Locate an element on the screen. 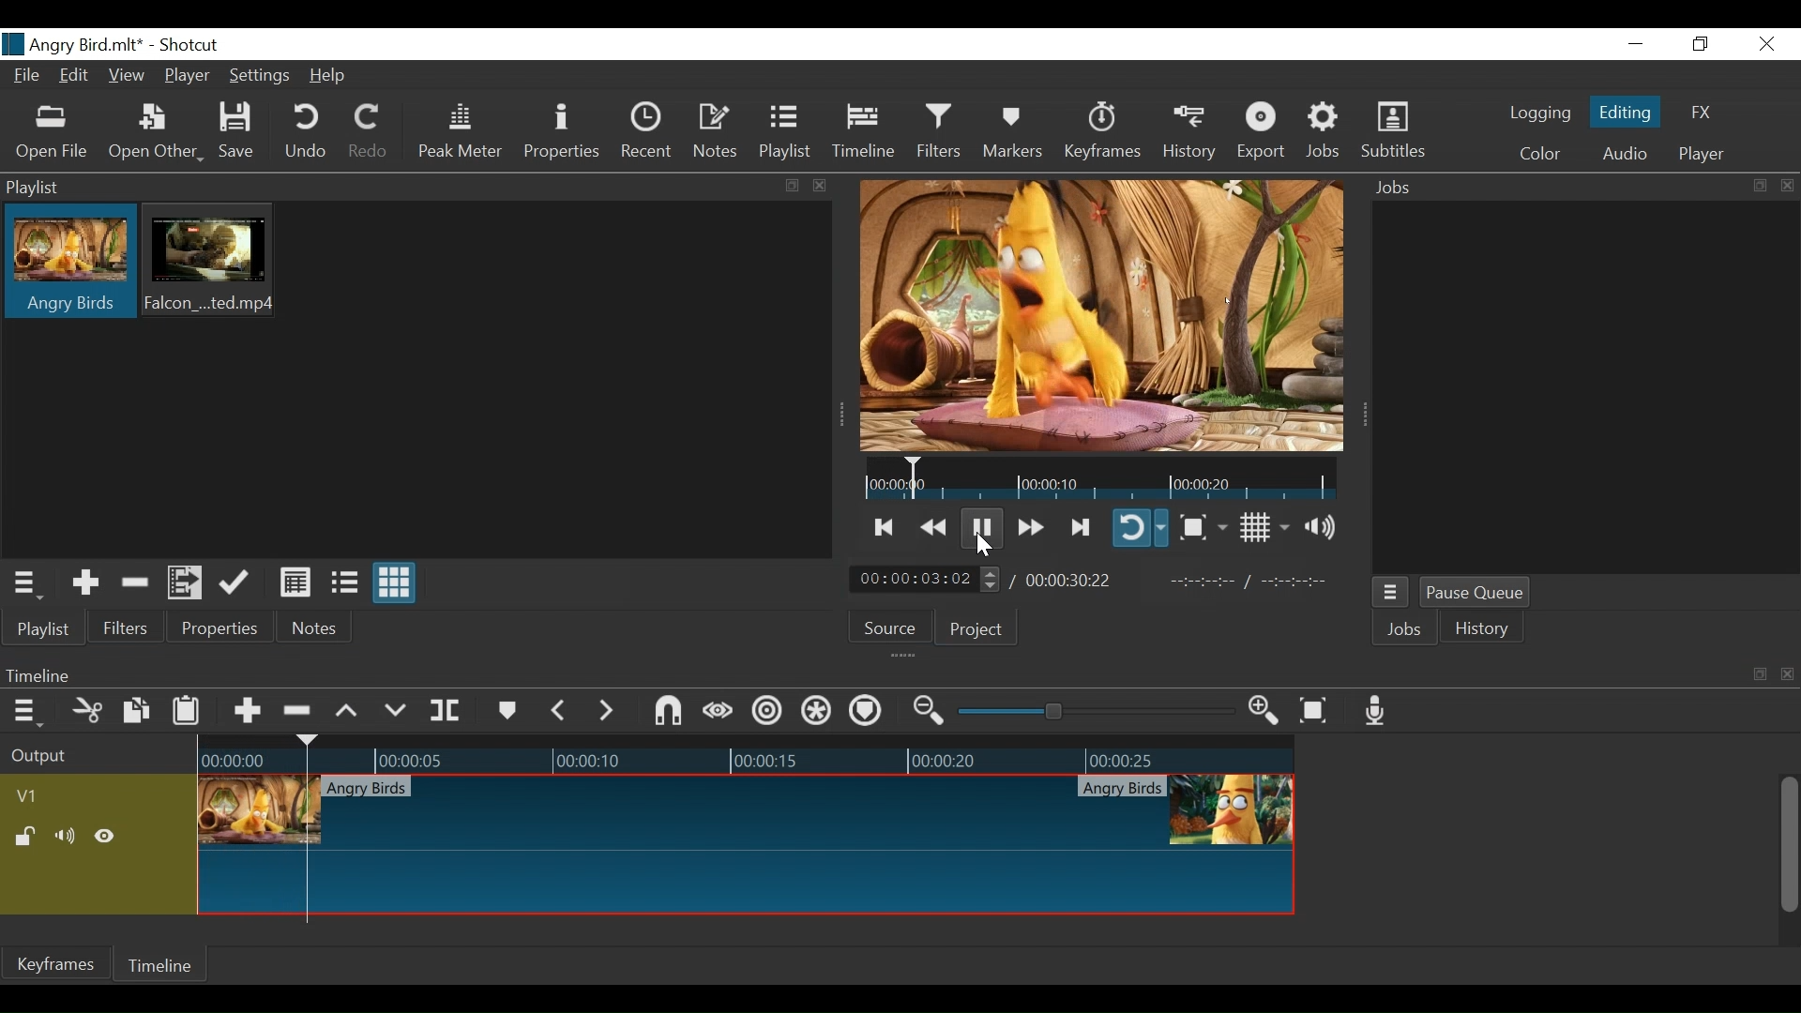 Image resolution: width=1801 pixels, height=1013 pixels. Current position is located at coordinates (925, 578).